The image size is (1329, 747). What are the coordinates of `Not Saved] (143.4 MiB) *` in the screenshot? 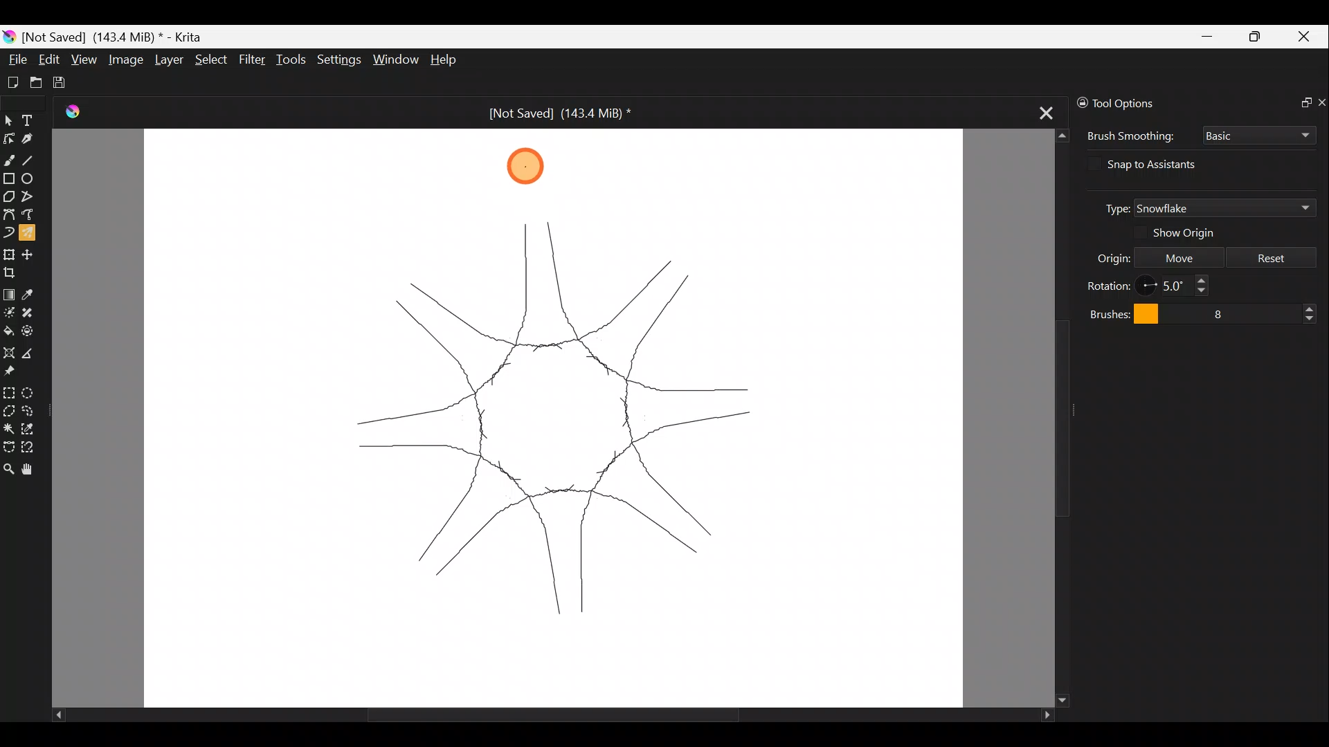 It's located at (118, 35).